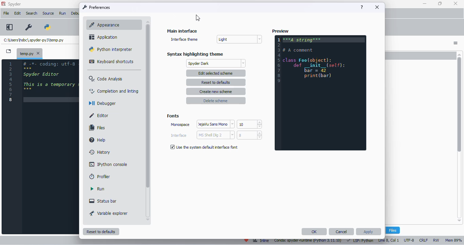  What do you see at coordinates (409, 241) in the screenshot?
I see `UTF-8` at bounding box center [409, 241].